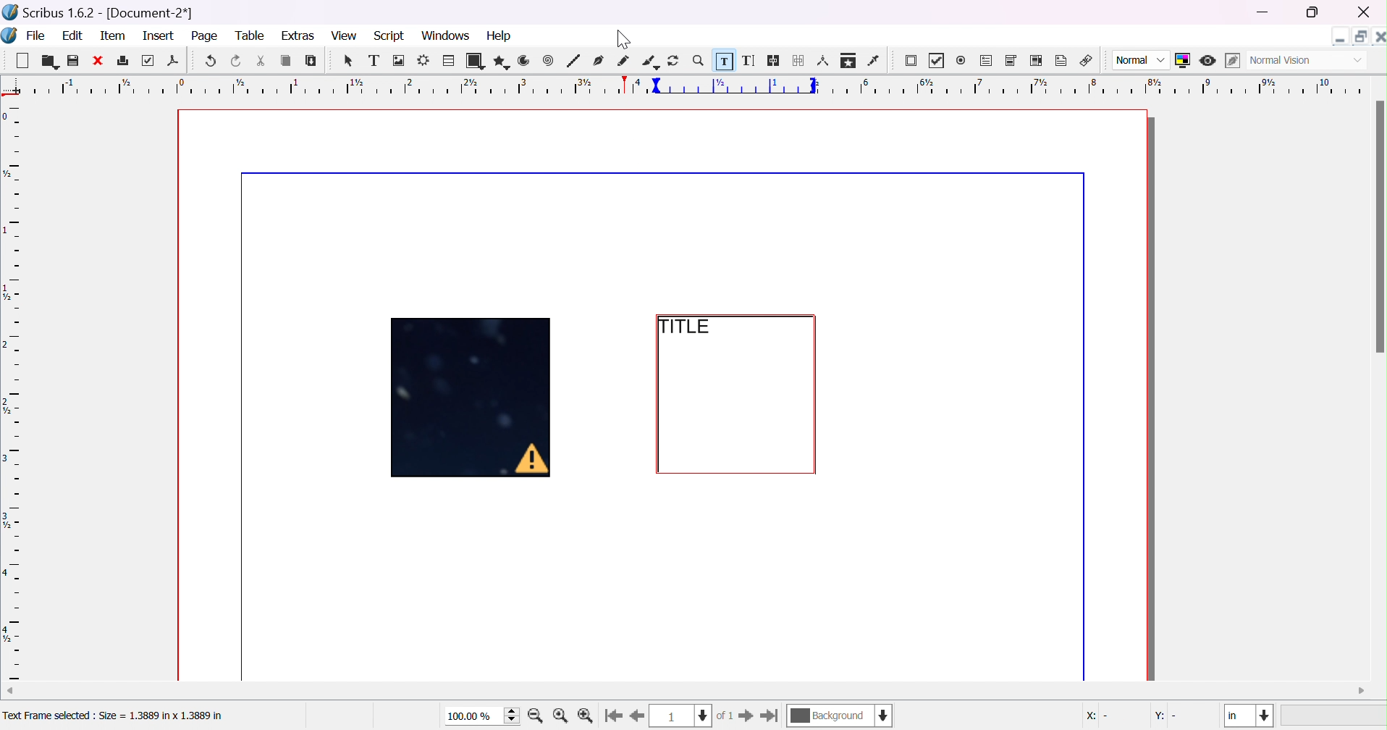 Image resolution: width=1387 pixels, height=730 pixels. I want to click on PDF checkbox, so click(940, 61).